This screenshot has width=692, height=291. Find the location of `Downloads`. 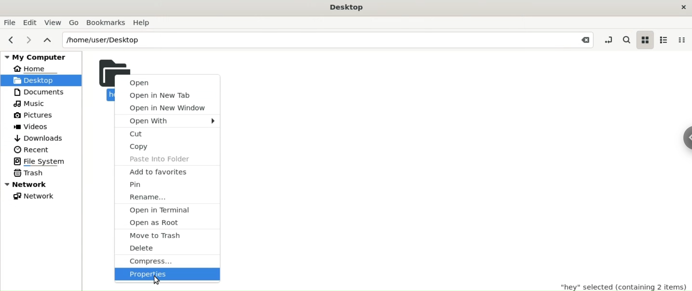

Downloads is located at coordinates (40, 138).